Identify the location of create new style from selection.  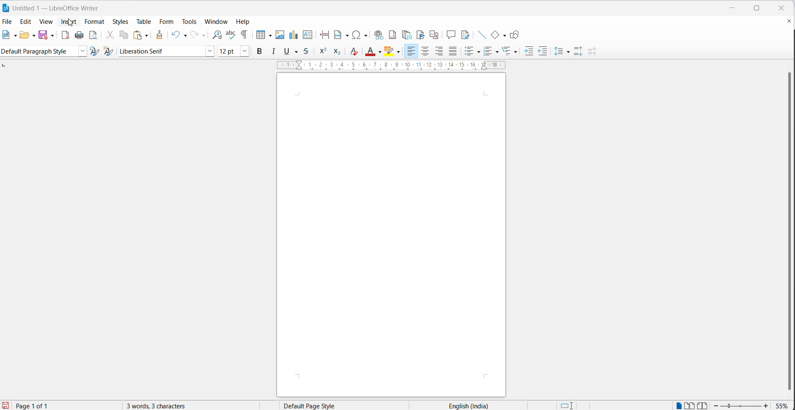
(109, 50).